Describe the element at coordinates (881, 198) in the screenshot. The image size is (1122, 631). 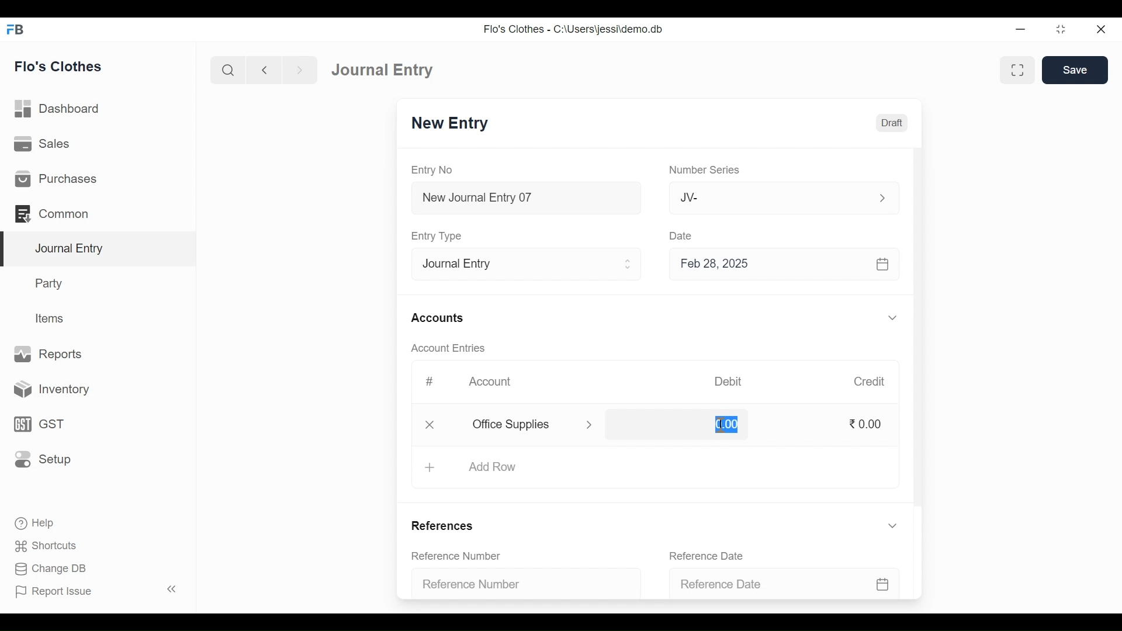
I see `Expand` at that location.